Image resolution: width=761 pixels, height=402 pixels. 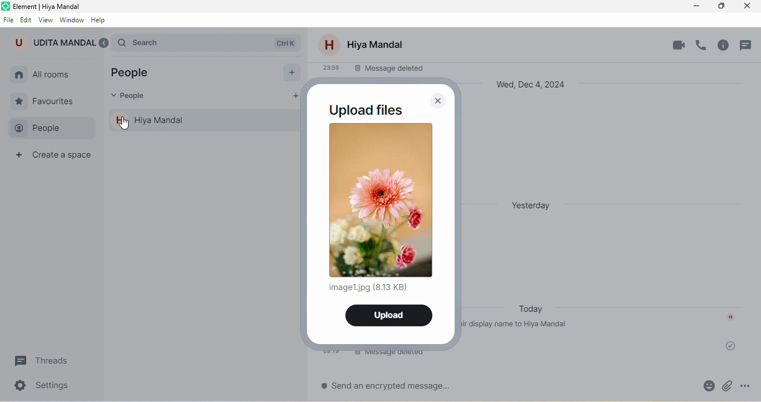 I want to click on maximize, so click(x=724, y=6).